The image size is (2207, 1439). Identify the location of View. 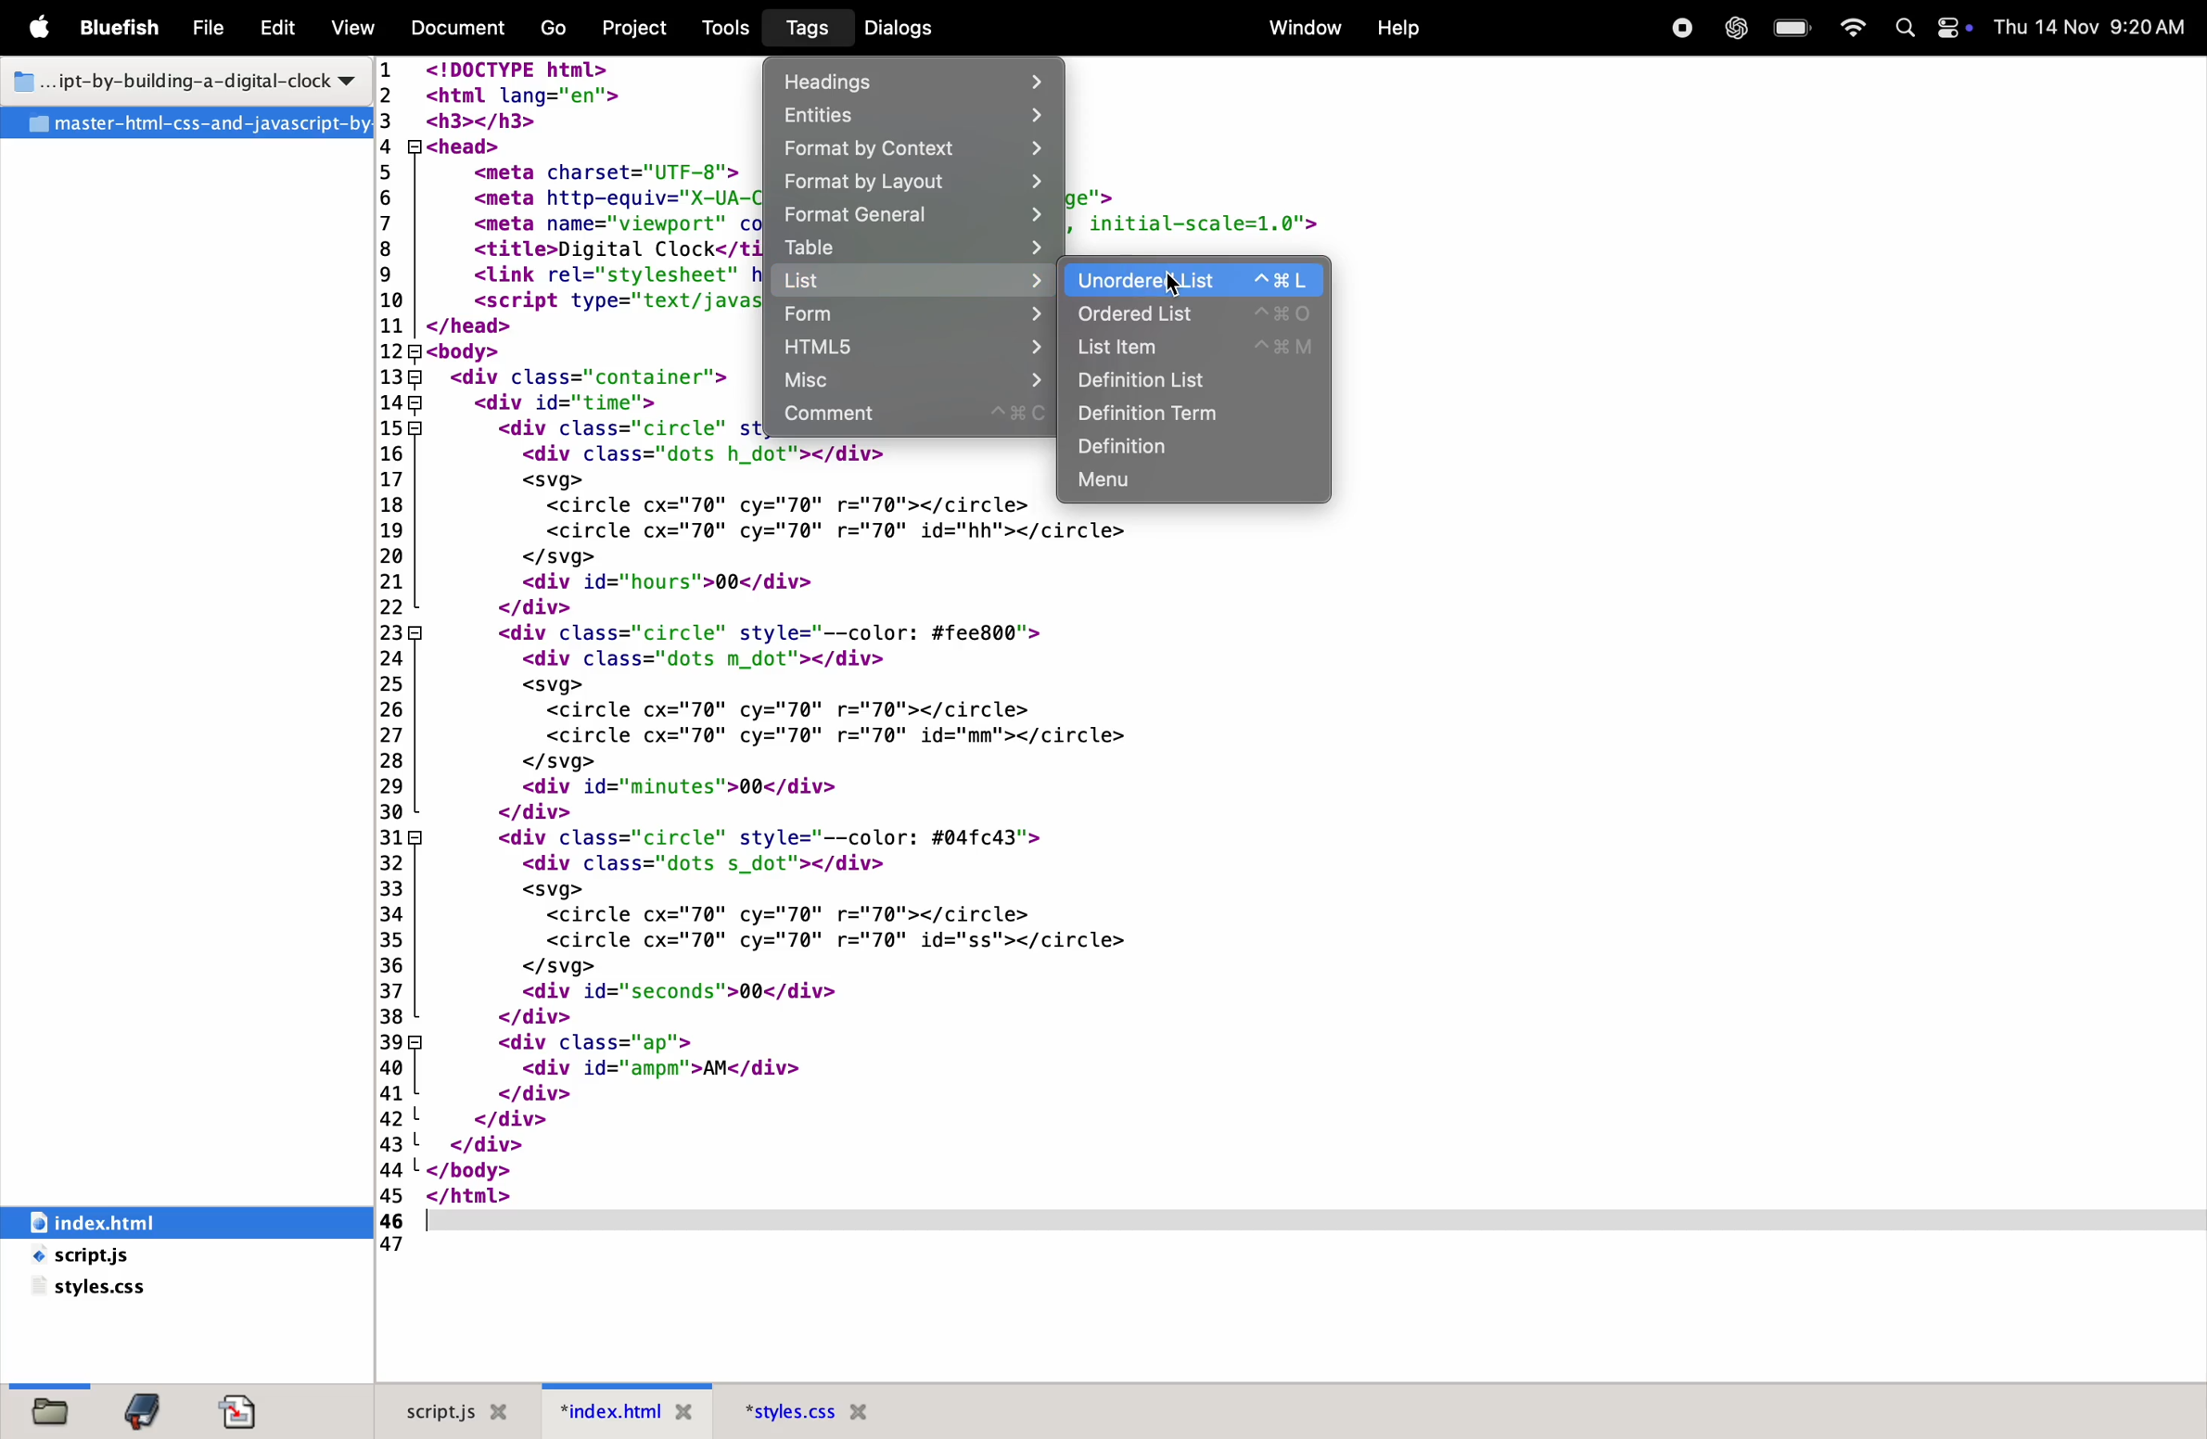
(353, 27).